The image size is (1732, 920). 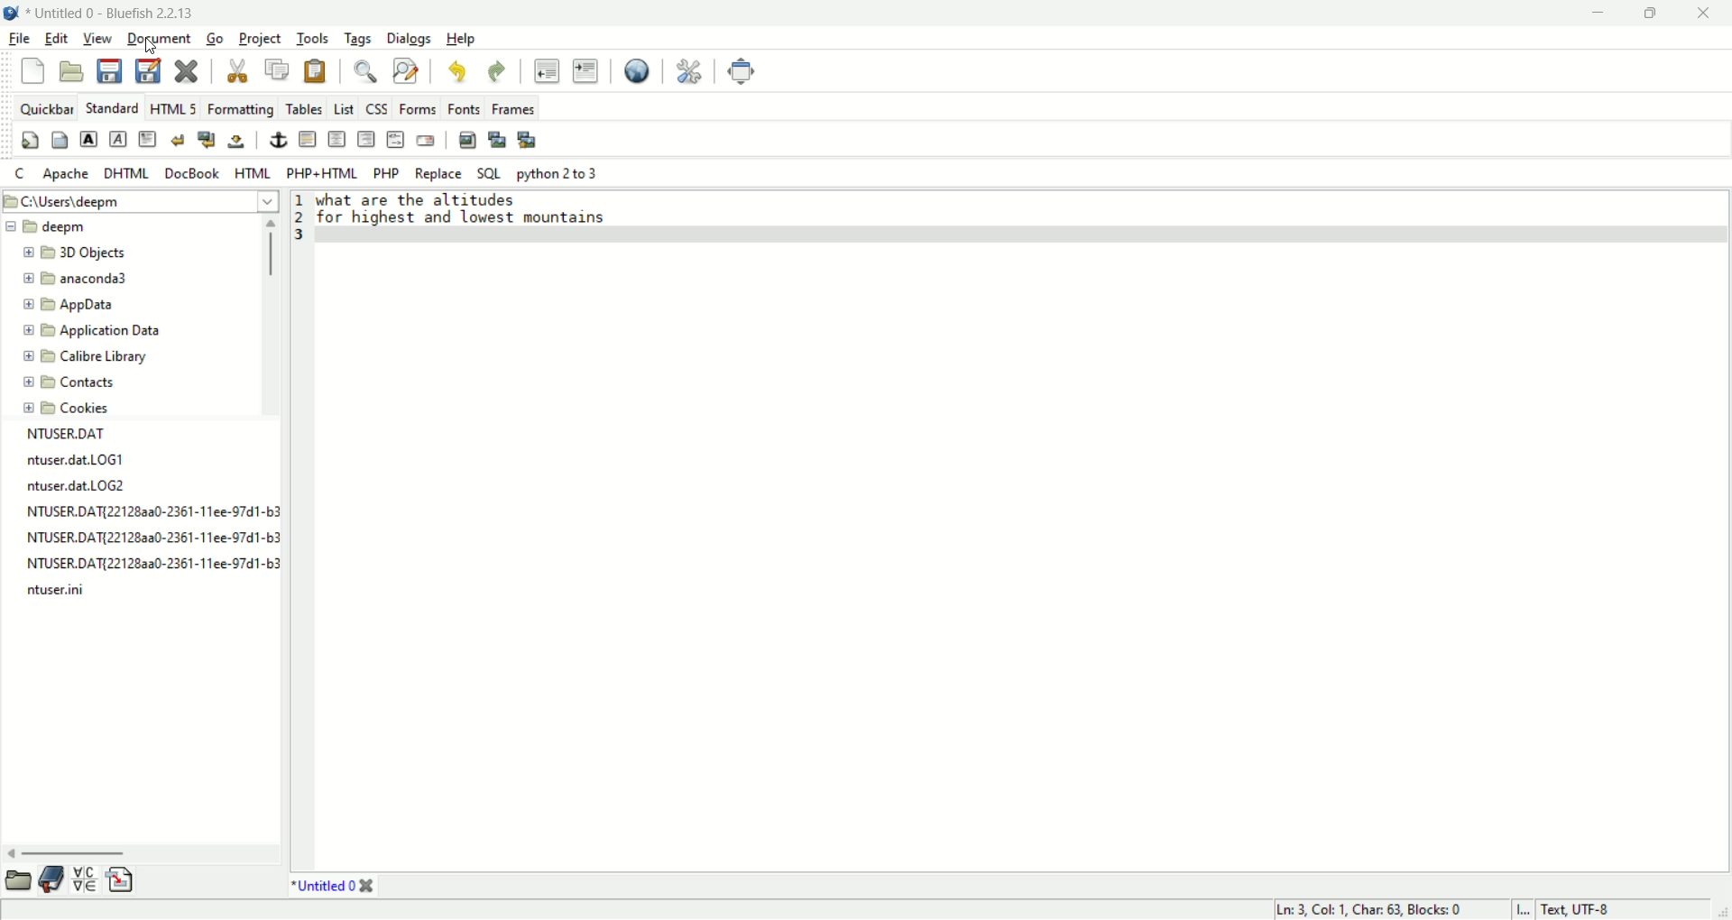 I want to click on python 2 to 3, so click(x=557, y=174).